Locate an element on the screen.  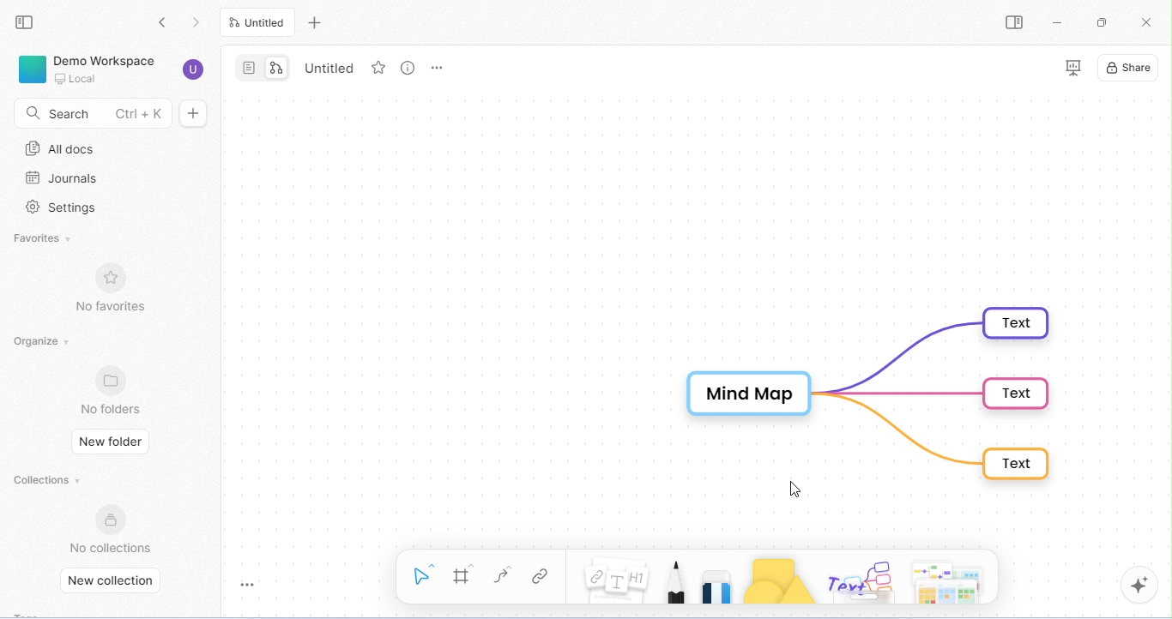
close is located at coordinates (1149, 24).